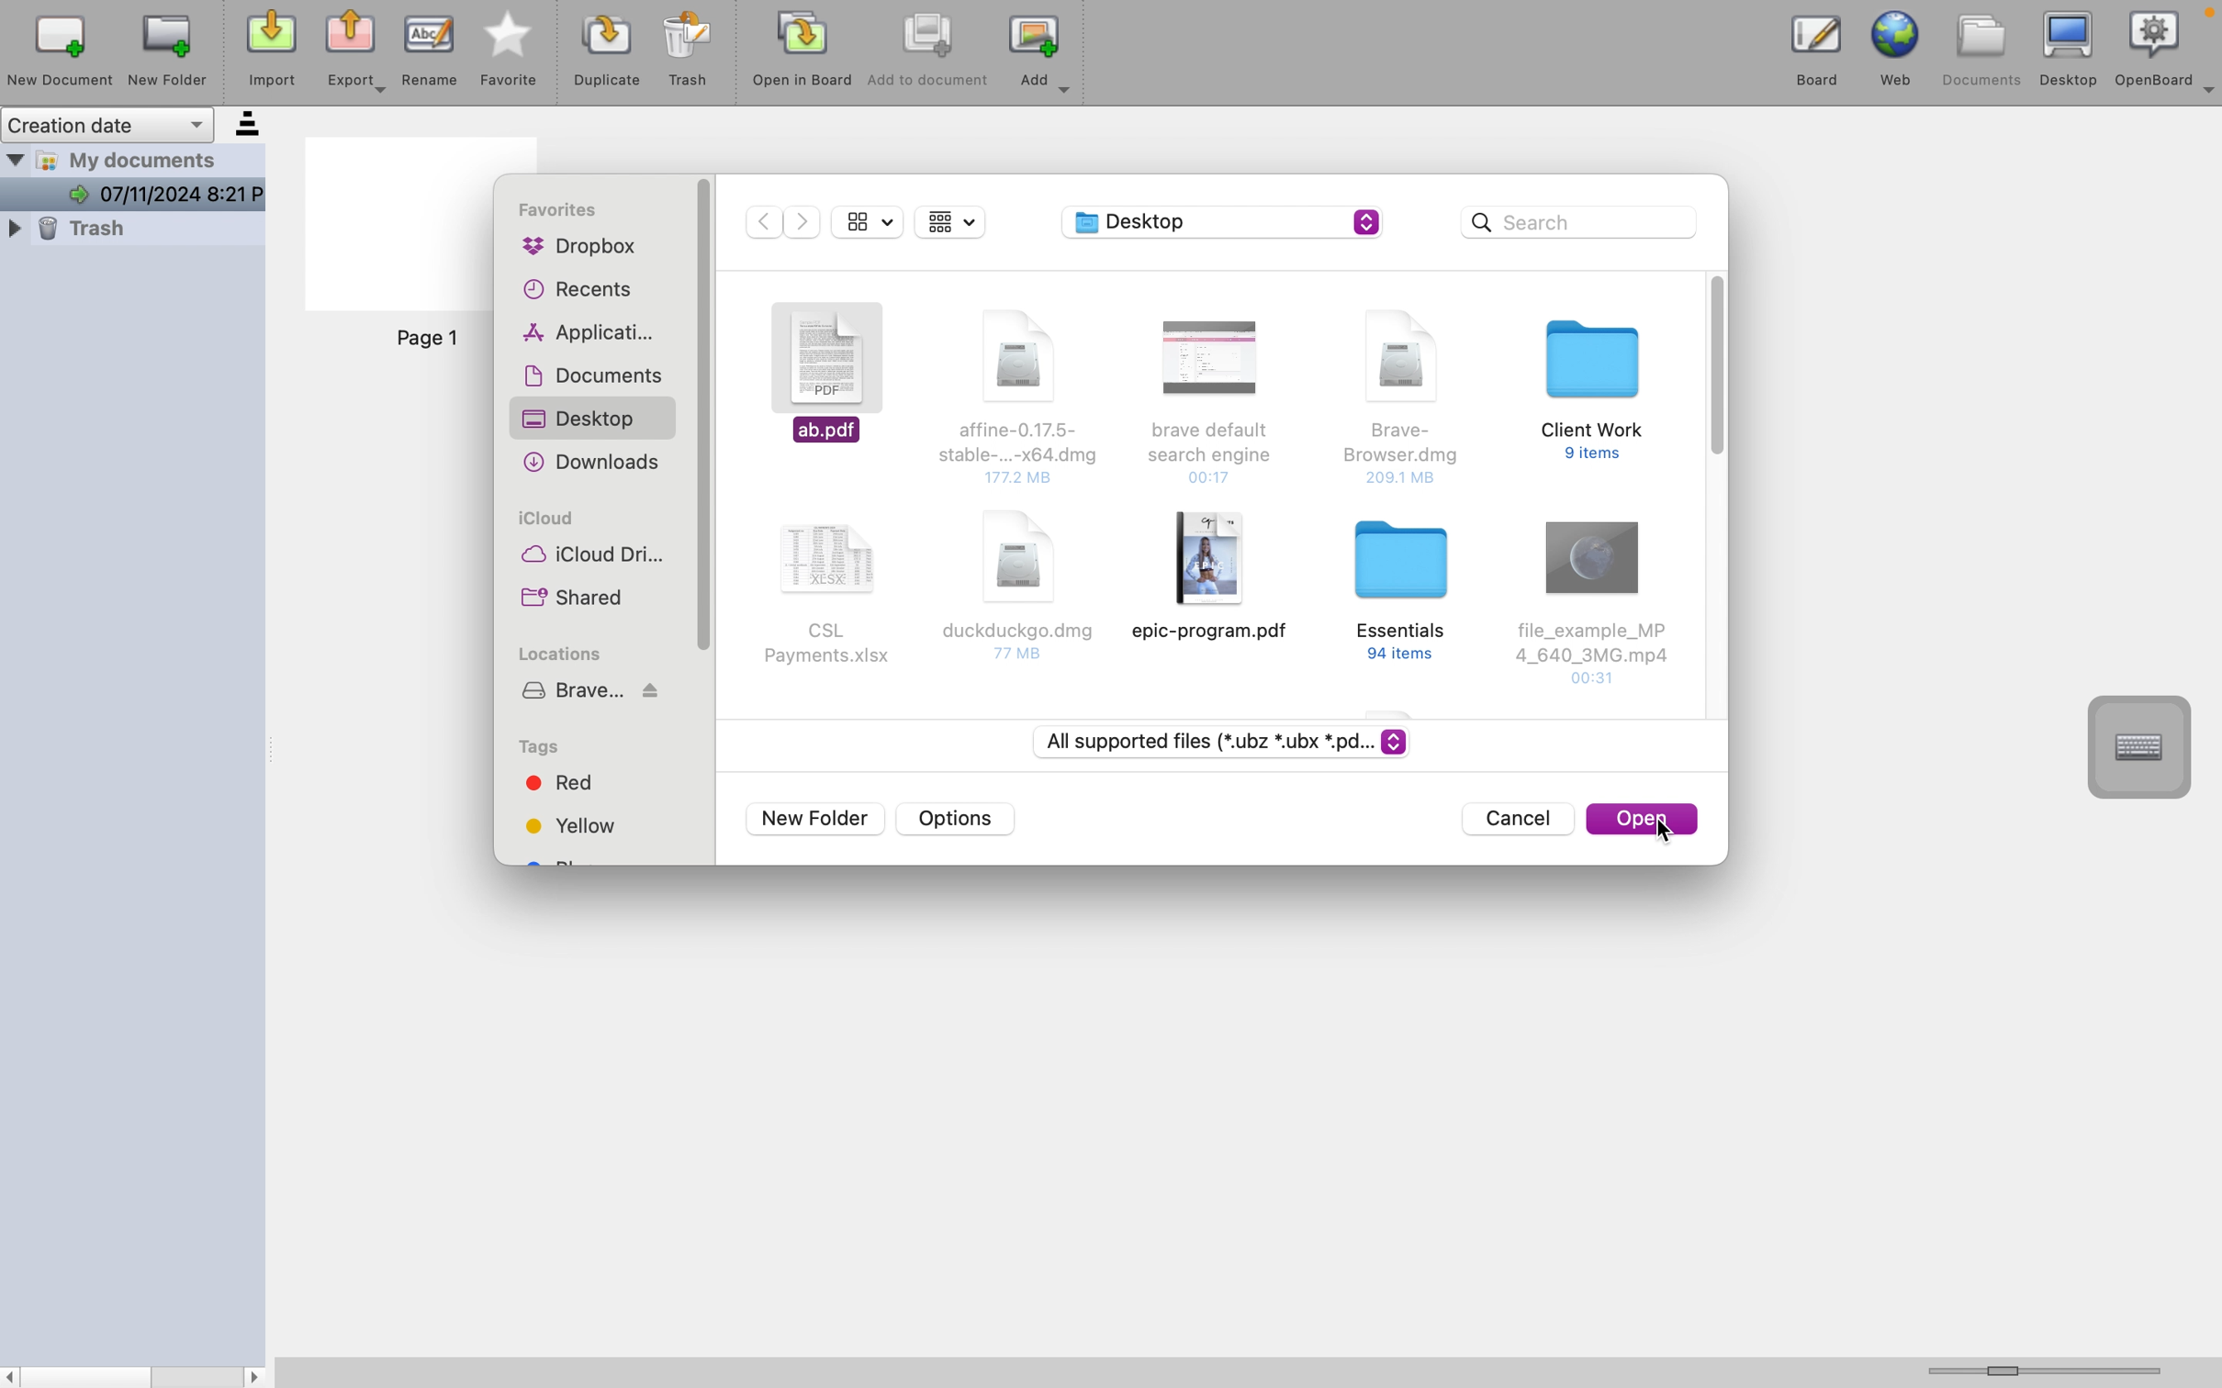 This screenshot has width=2222, height=1388. What do you see at coordinates (578, 785) in the screenshot?
I see `red` at bounding box center [578, 785].